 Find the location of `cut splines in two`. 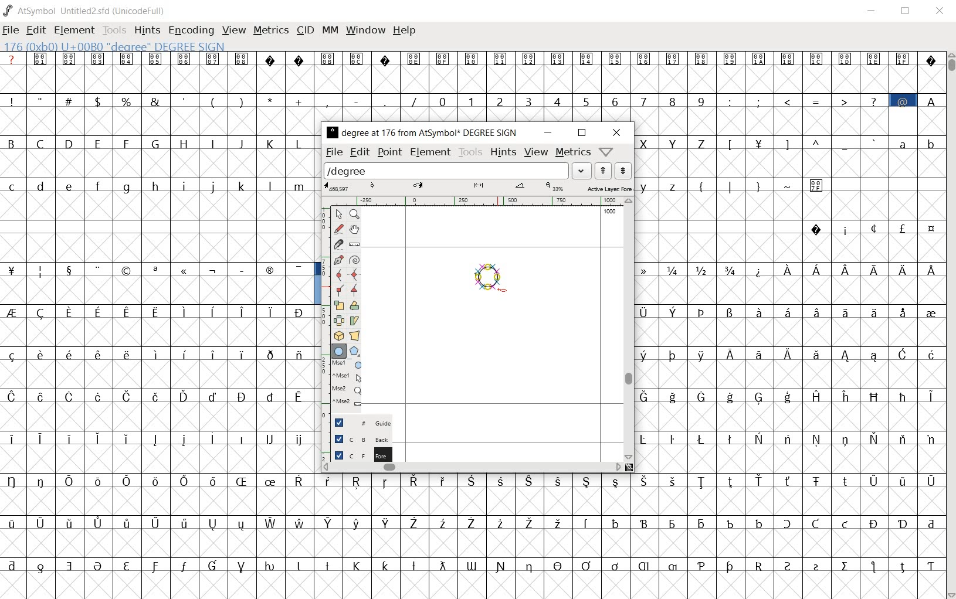

cut splines in two is located at coordinates (338, 244).